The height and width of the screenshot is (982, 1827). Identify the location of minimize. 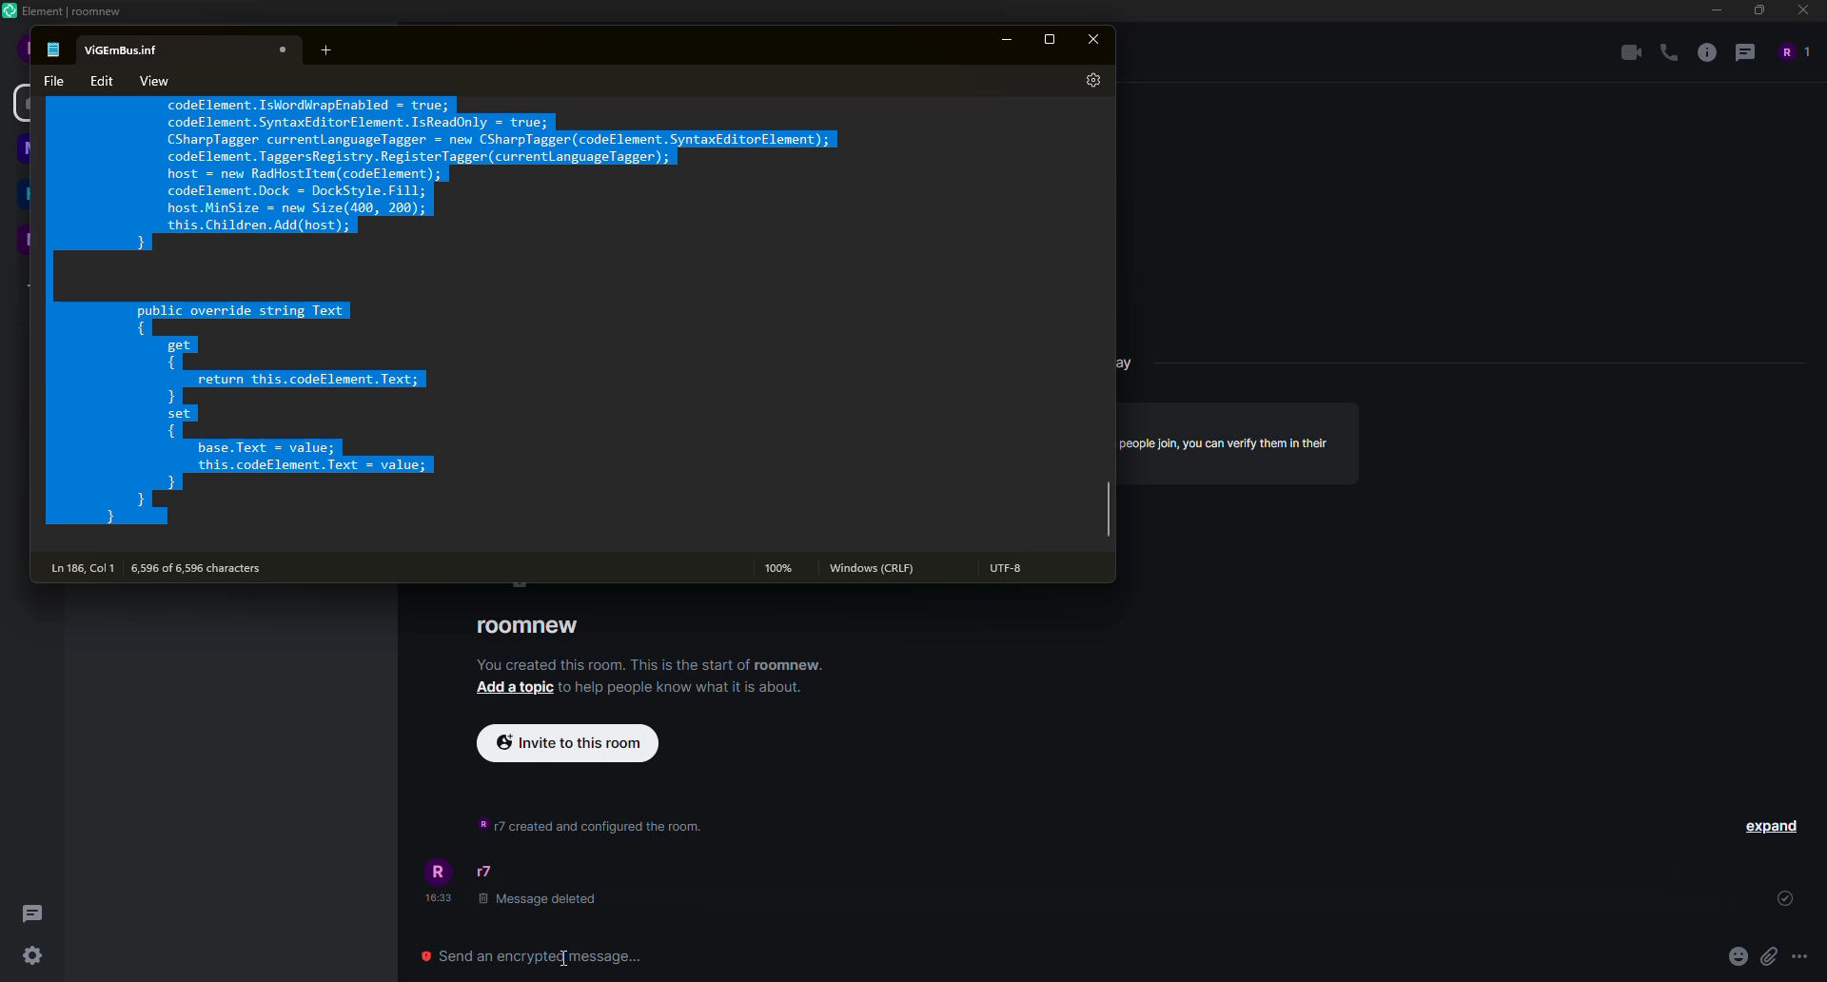
(1009, 39).